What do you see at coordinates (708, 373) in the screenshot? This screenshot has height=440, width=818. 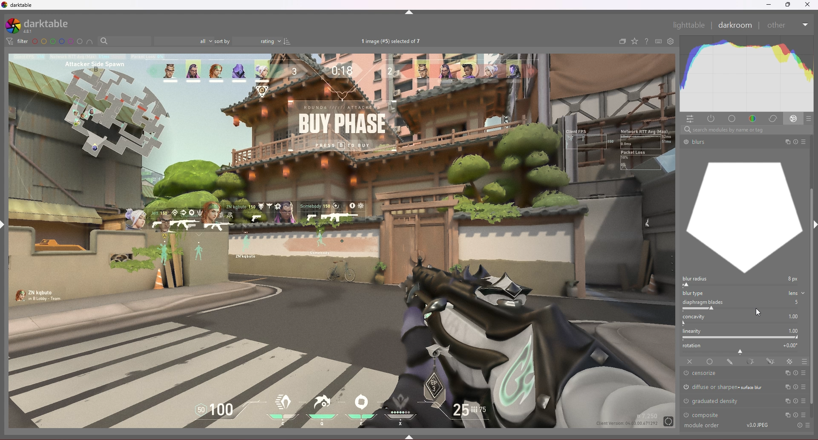 I see `censorize` at bounding box center [708, 373].